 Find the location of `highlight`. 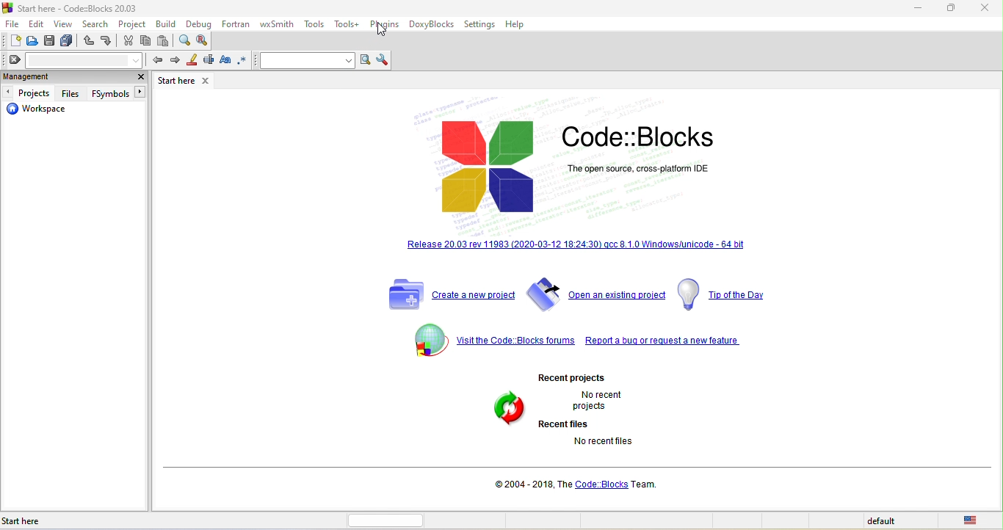

highlight is located at coordinates (190, 61).